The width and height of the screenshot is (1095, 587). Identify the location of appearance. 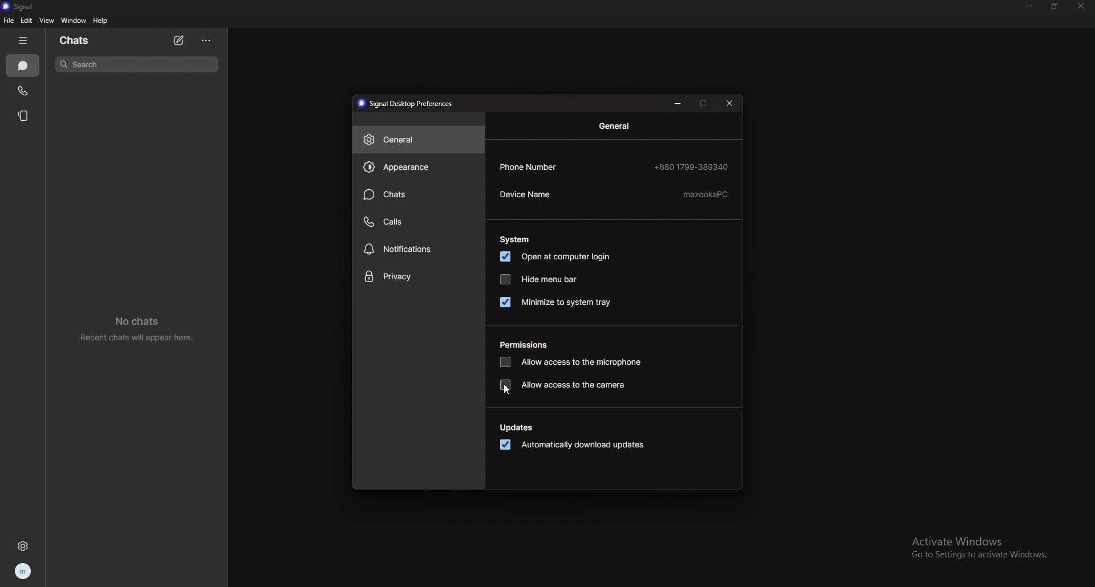
(419, 166).